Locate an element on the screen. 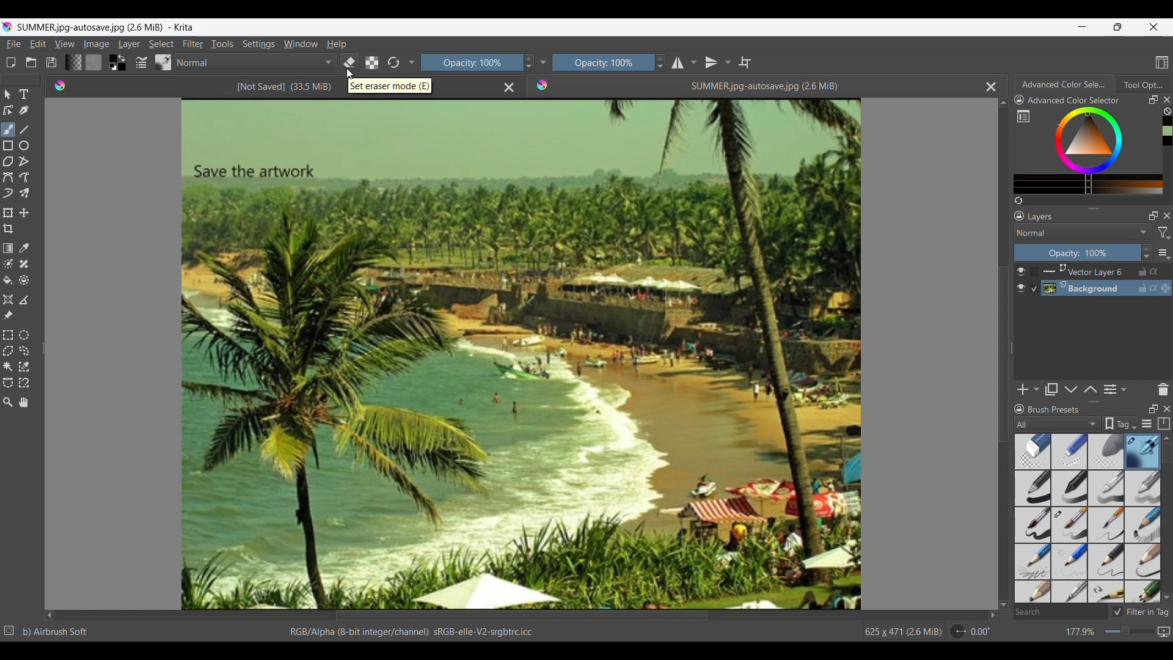  Dial to change rotation is located at coordinates (958, 631).